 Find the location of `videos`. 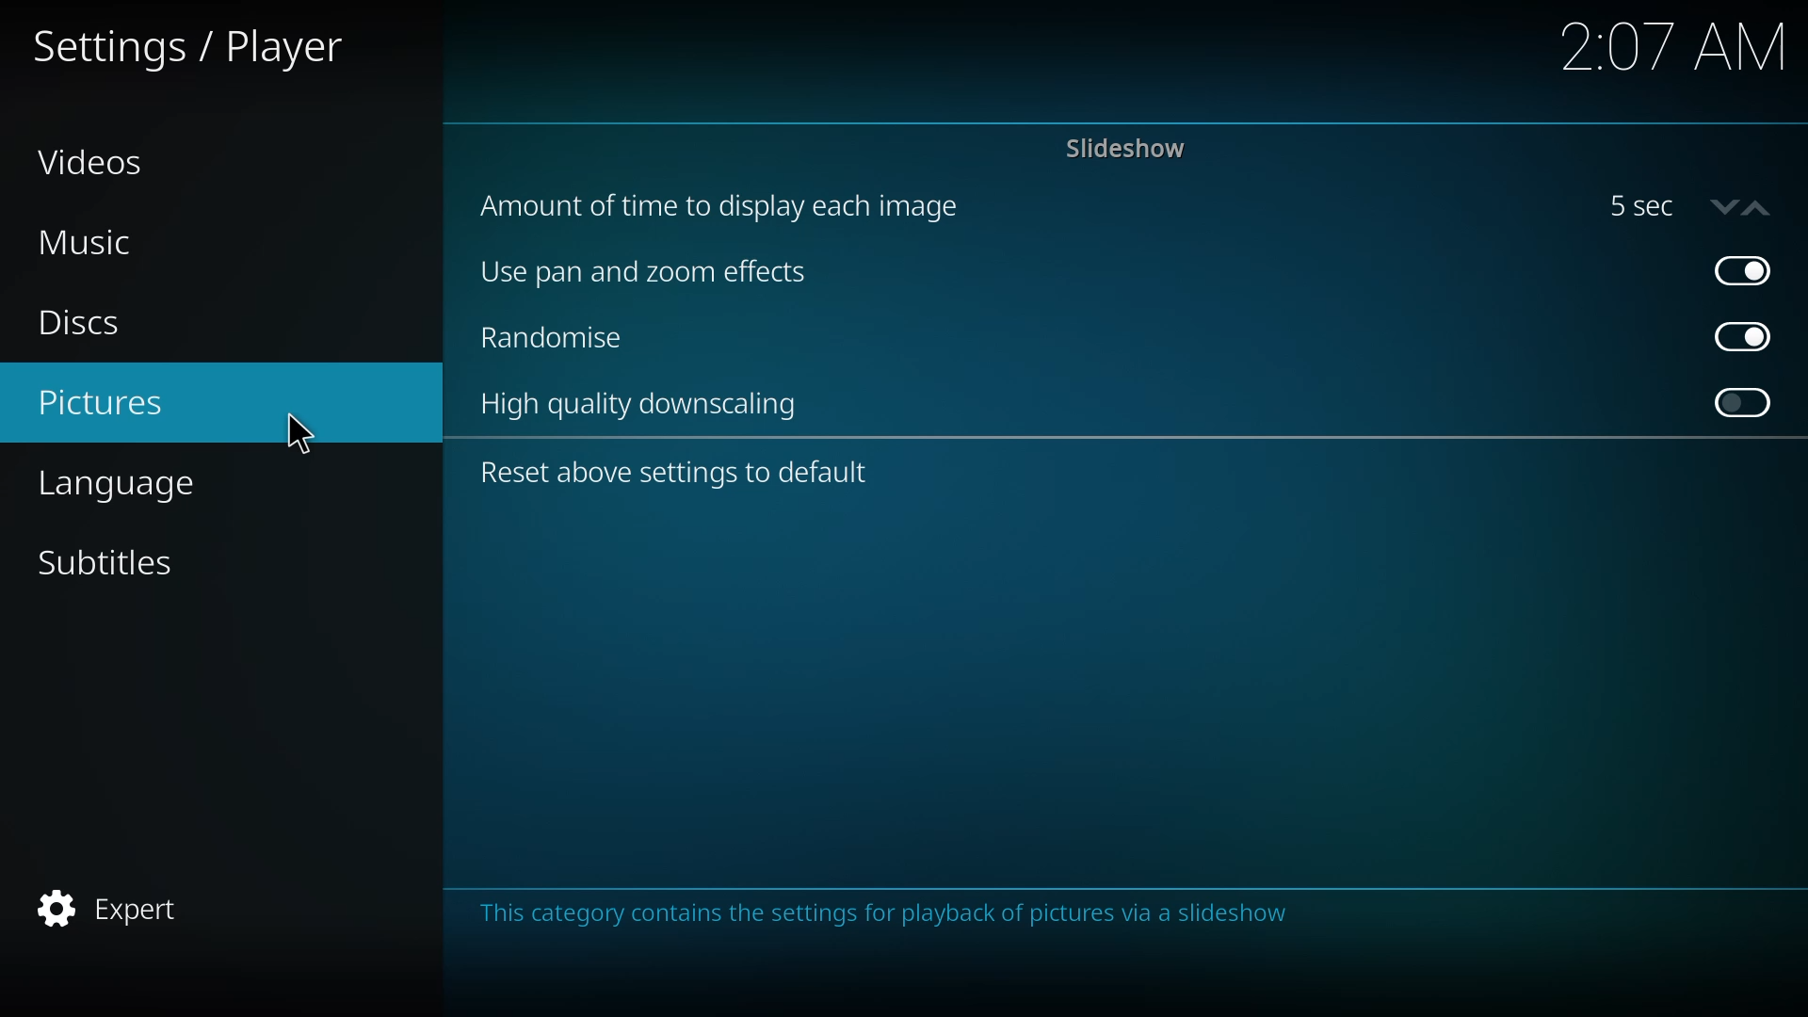

videos is located at coordinates (94, 162).